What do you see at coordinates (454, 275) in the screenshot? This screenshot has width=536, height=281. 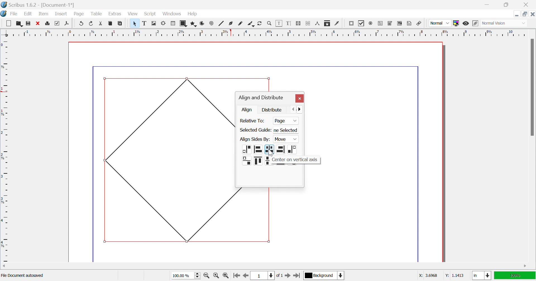 I see `y: 1.1413` at bounding box center [454, 275].